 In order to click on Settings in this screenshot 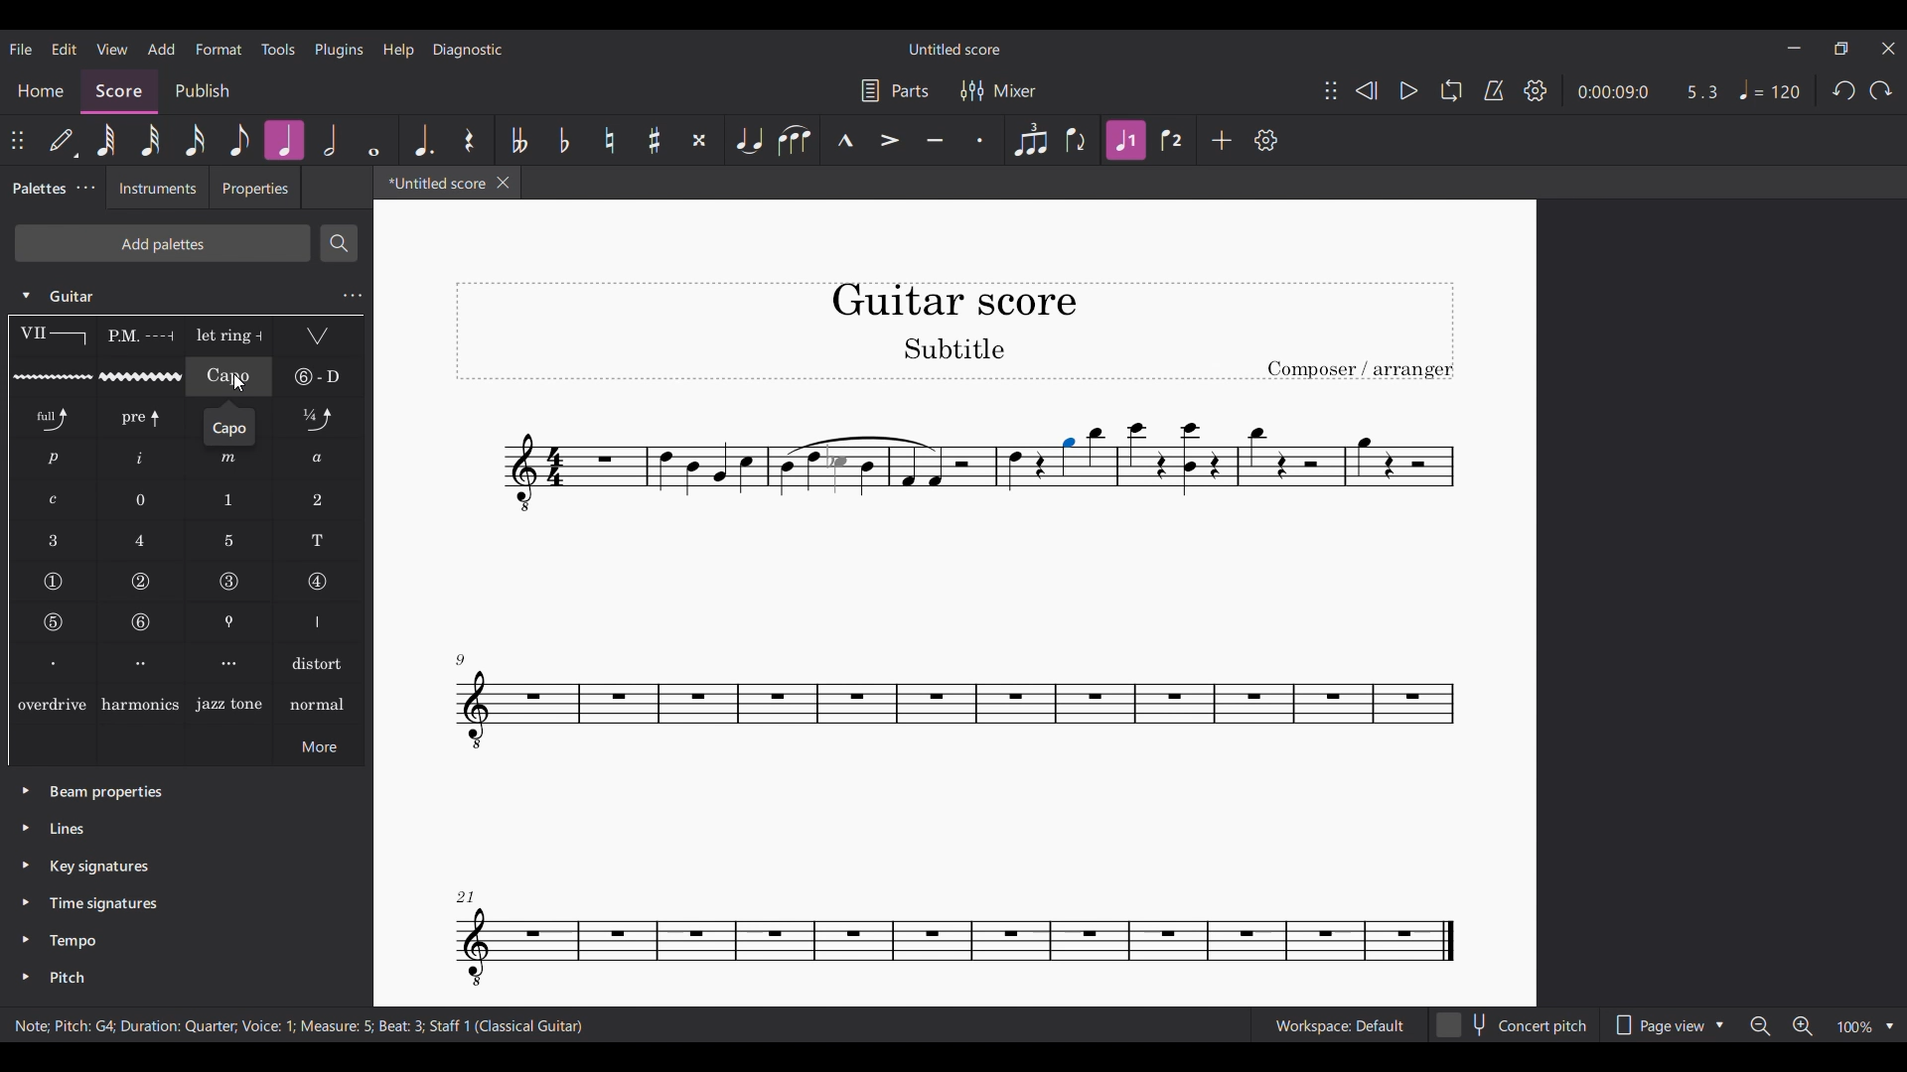, I will do `click(1536, 90)`.